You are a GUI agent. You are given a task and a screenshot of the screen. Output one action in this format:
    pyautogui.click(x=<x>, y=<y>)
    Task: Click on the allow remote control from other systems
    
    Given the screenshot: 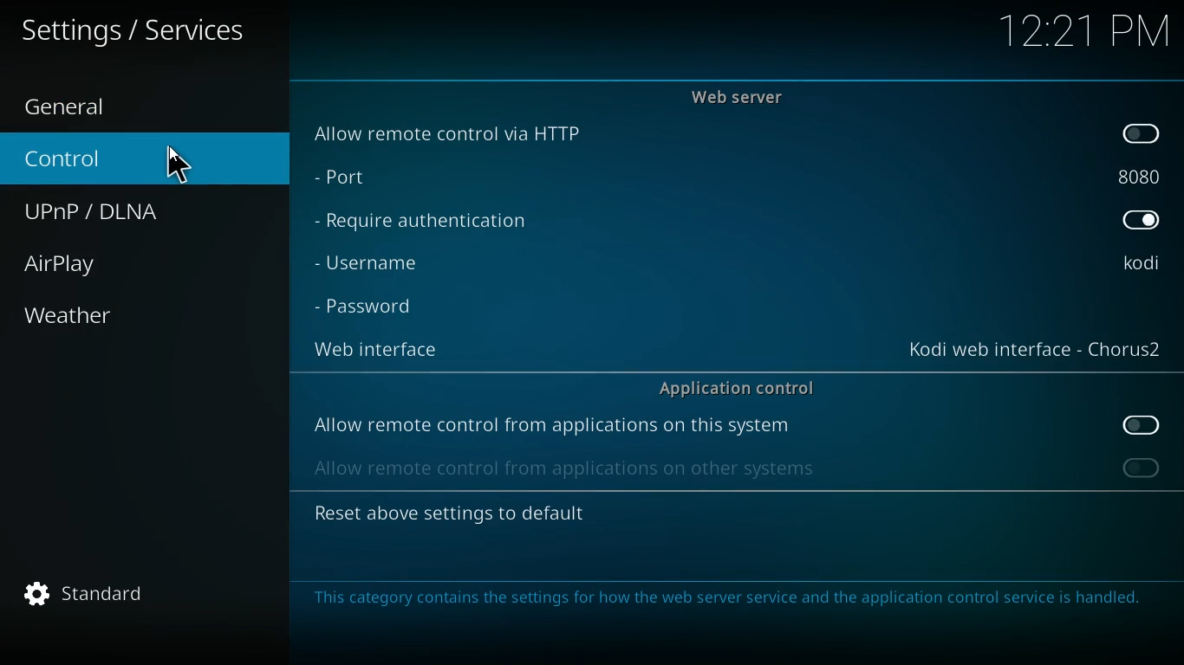 What is the action you would take?
    pyautogui.click(x=566, y=468)
    